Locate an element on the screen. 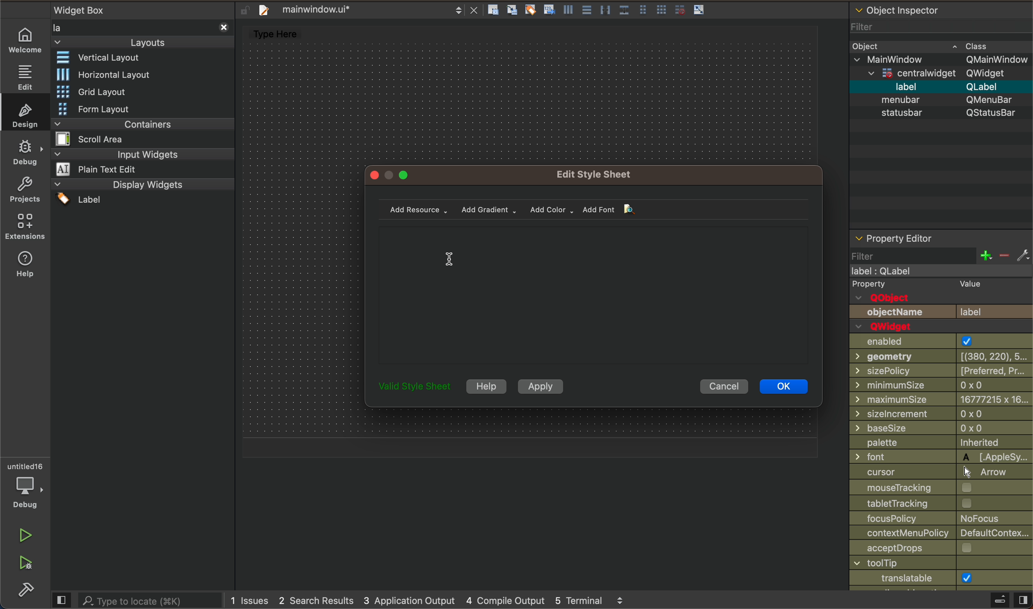  windowicon is located at coordinates (895, 578).